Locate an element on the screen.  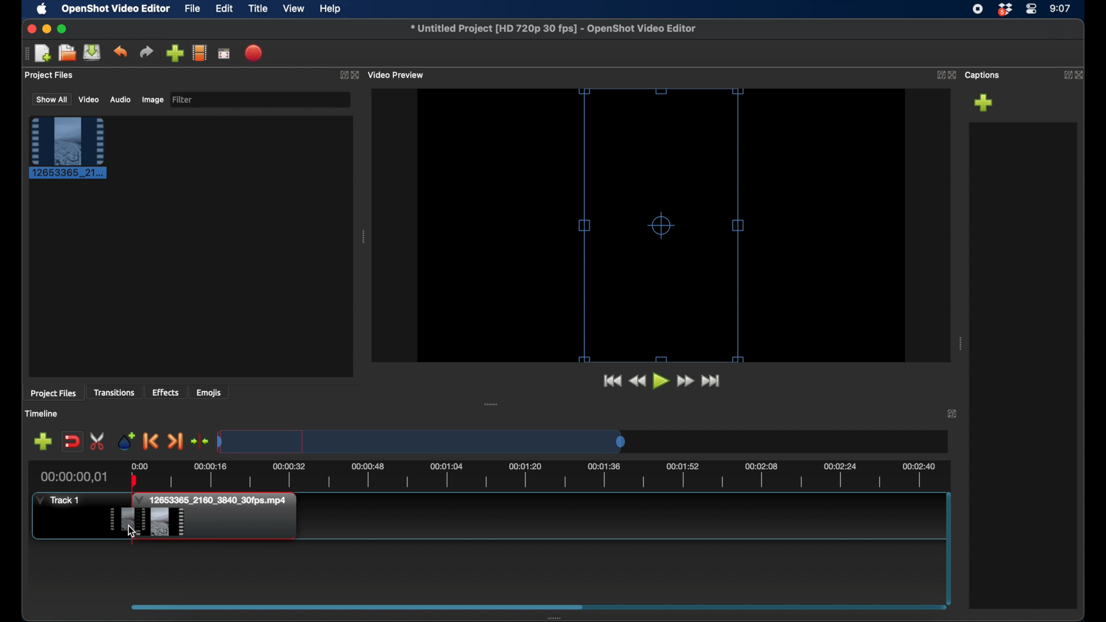
timeline scale is located at coordinates (421, 441).